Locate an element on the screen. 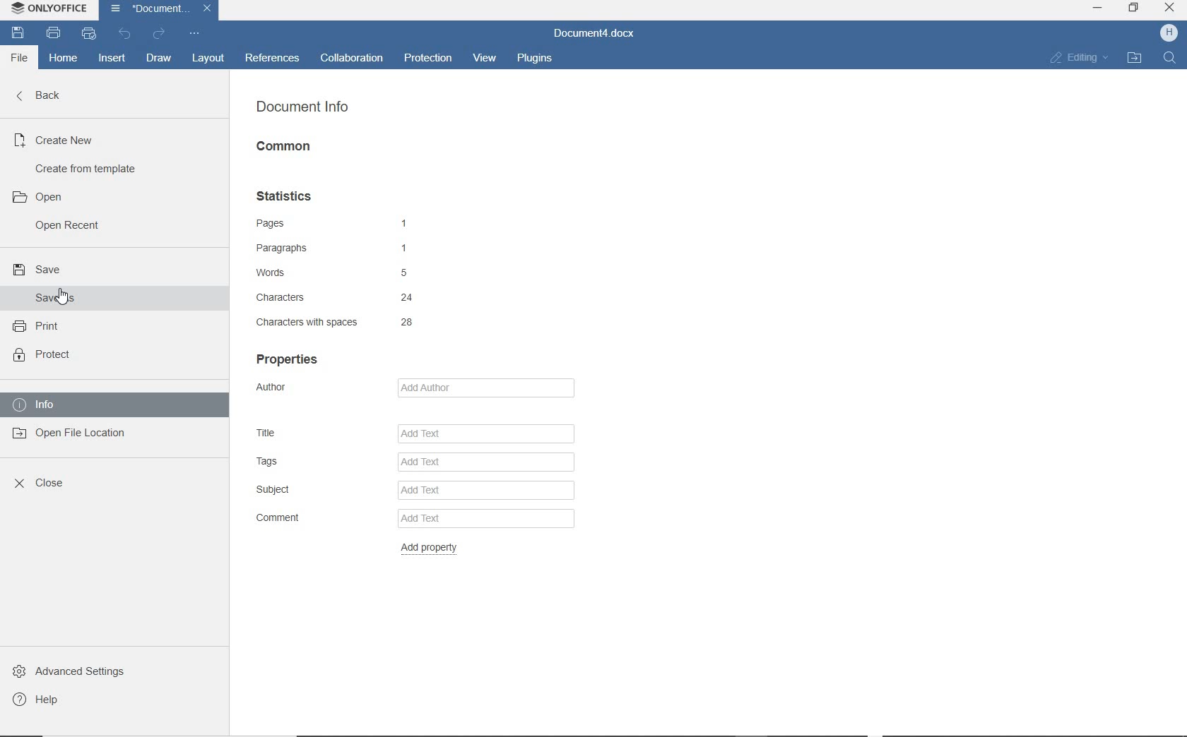  save us is located at coordinates (51, 298).